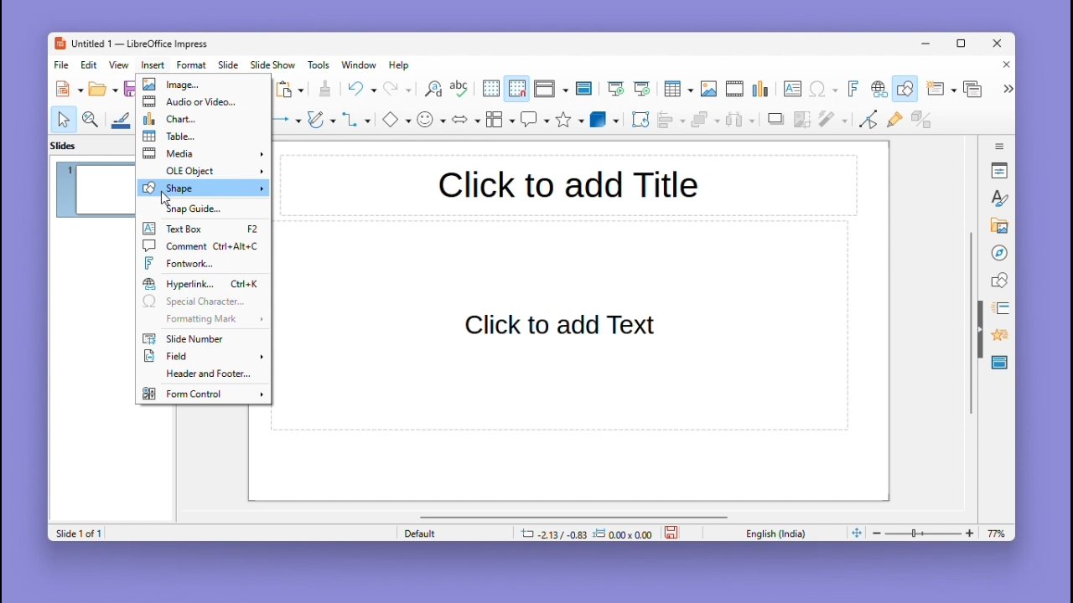  What do you see at coordinates (570, 120) in the screenshot?
I see `Star` at bounding box center [570, 120].